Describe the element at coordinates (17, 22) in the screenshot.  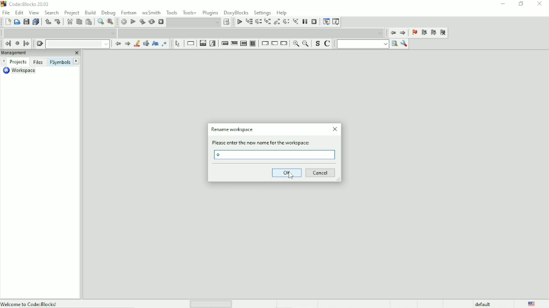
I see `Open` at that location.